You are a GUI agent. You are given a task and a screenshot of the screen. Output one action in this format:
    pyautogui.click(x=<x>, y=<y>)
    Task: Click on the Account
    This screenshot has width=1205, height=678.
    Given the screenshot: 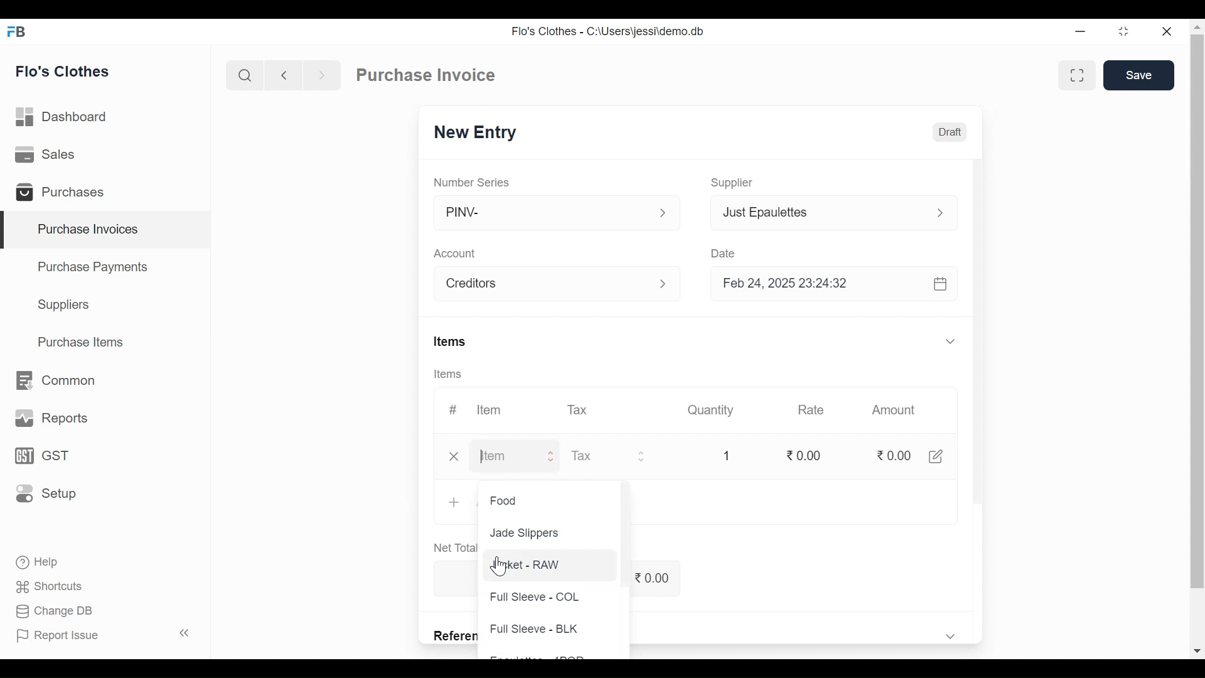 What is the action you would take?
    pyautogui.click(x=543, y=283)
    